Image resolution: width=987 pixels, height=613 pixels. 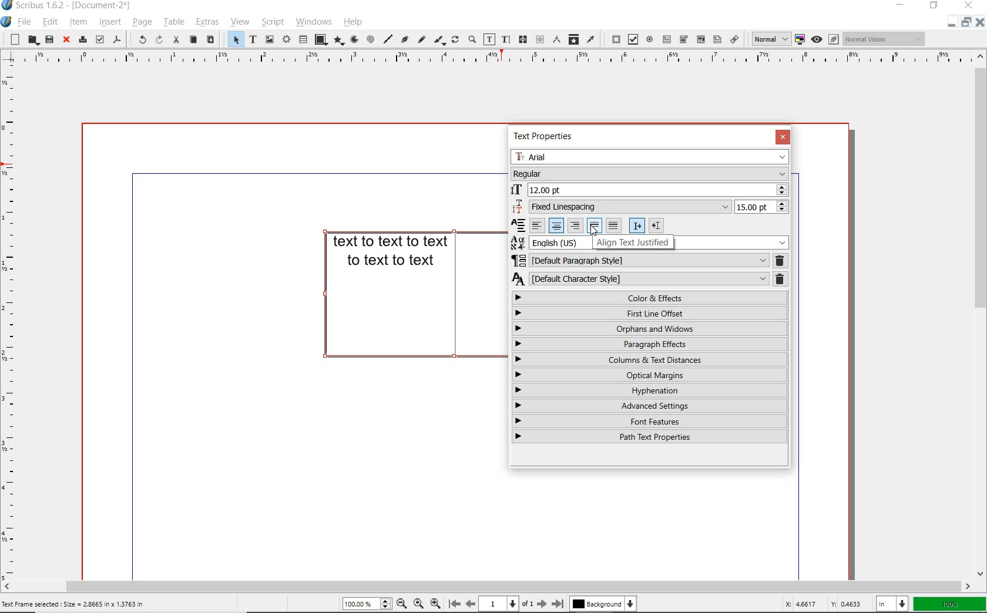 What do you see at coordinates (716, 39) in the screenshot?
I see `pdf list box` at bounding box center [716, 39].